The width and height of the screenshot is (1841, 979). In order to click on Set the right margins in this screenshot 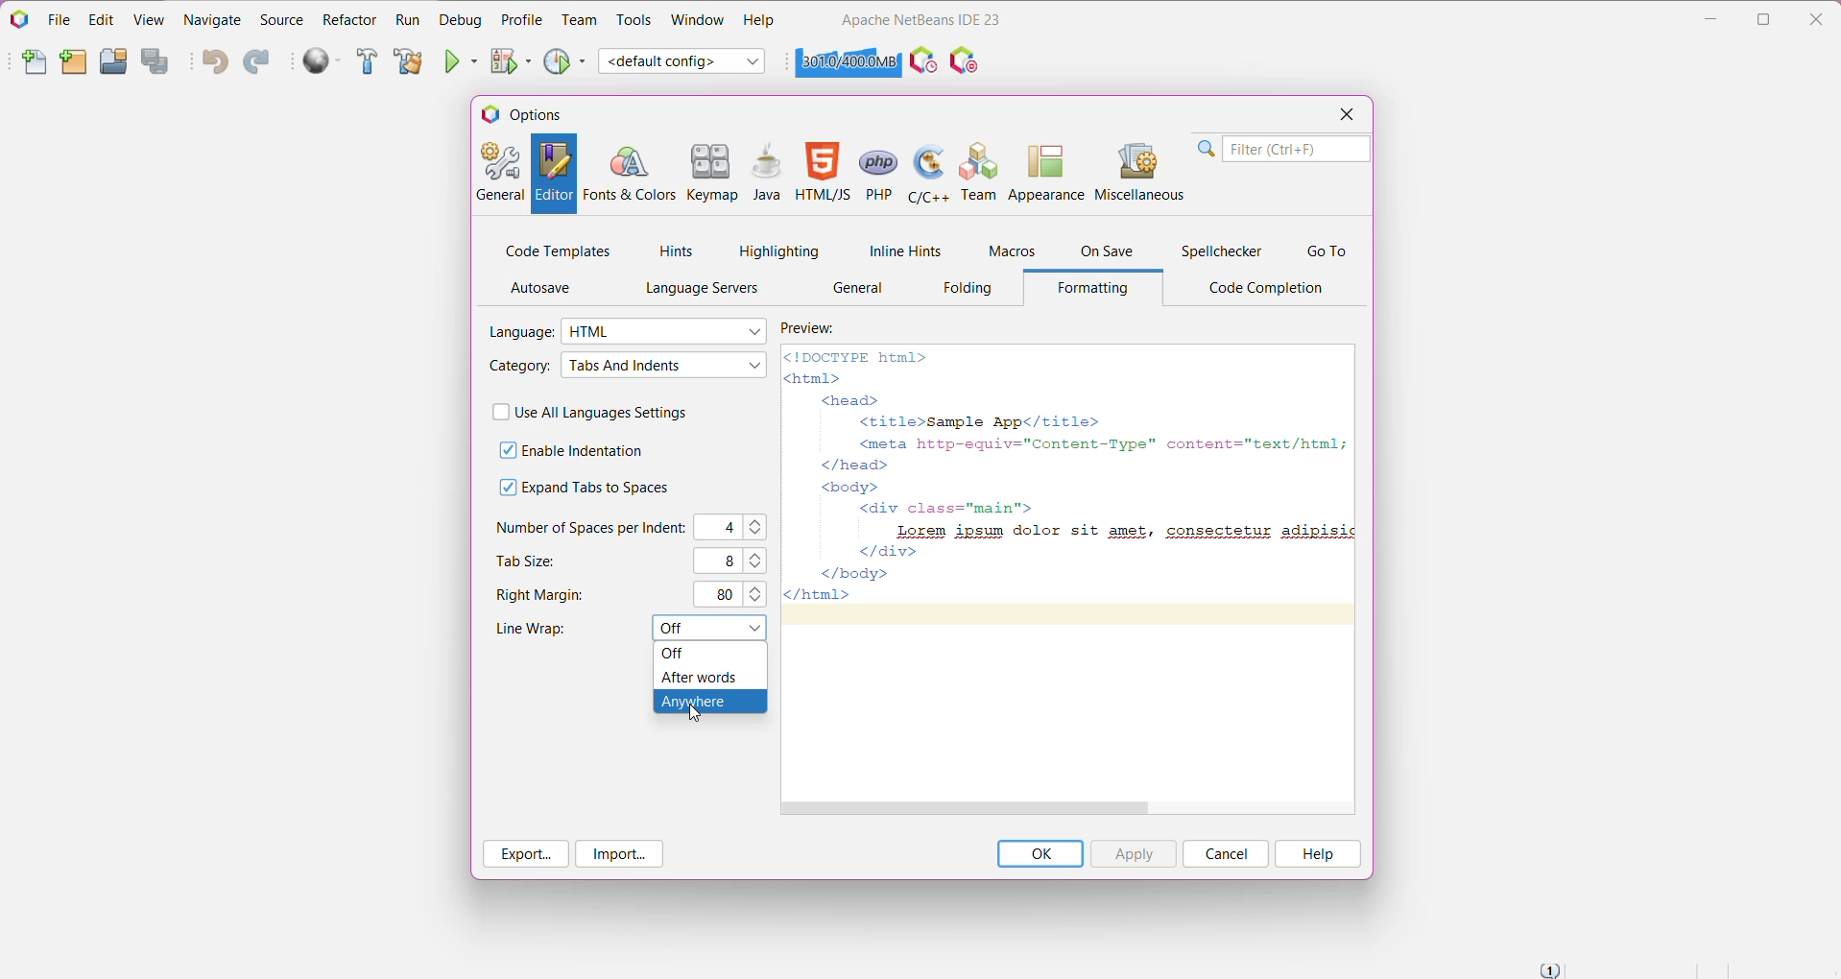, I will do `click(758, 593)`.